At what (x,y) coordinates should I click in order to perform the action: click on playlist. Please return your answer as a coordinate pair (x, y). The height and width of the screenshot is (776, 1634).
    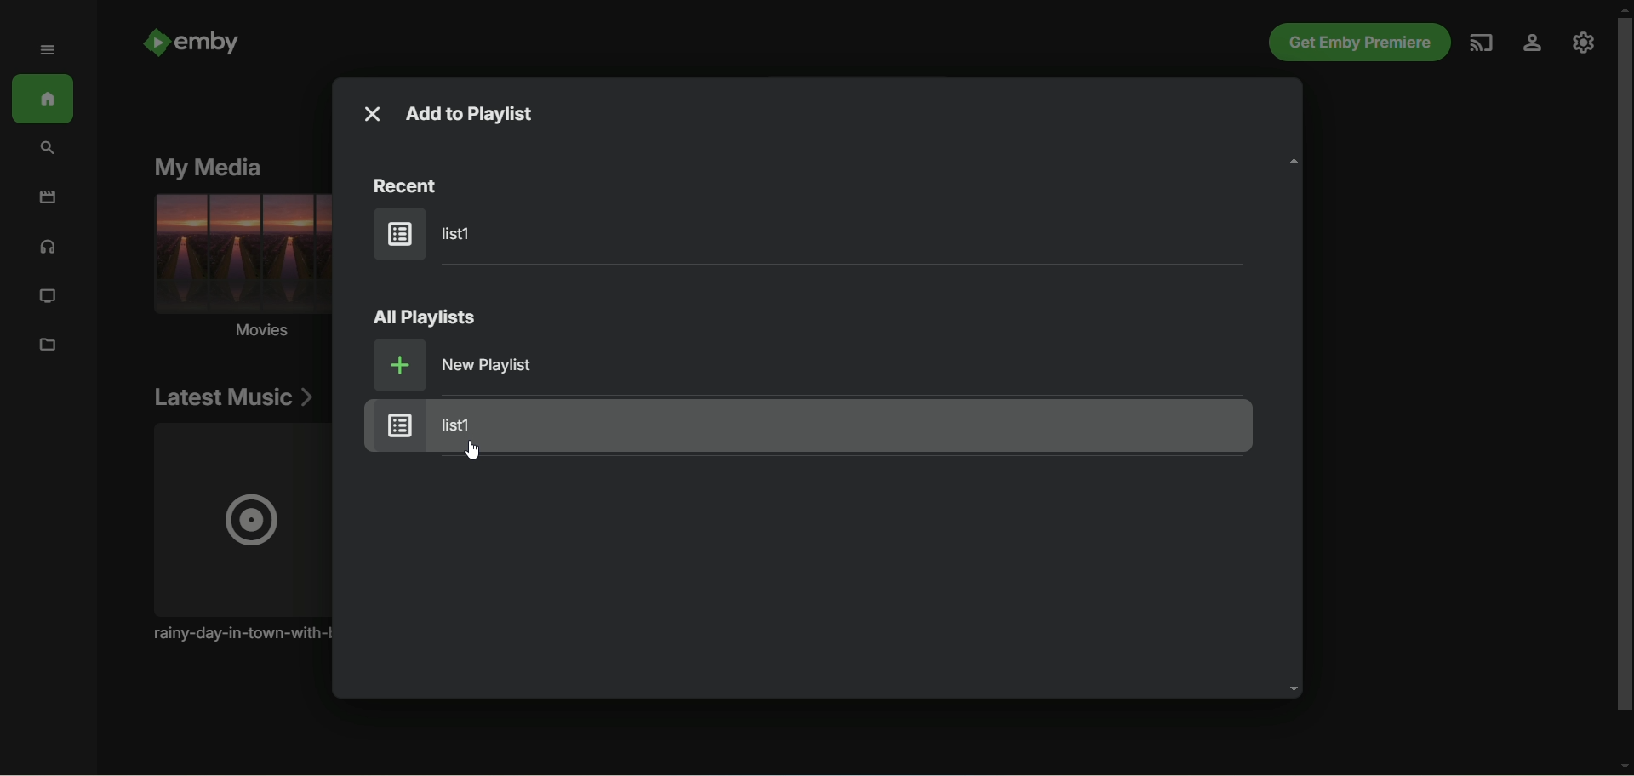
    Looking at the image, I should click on (808, 425).